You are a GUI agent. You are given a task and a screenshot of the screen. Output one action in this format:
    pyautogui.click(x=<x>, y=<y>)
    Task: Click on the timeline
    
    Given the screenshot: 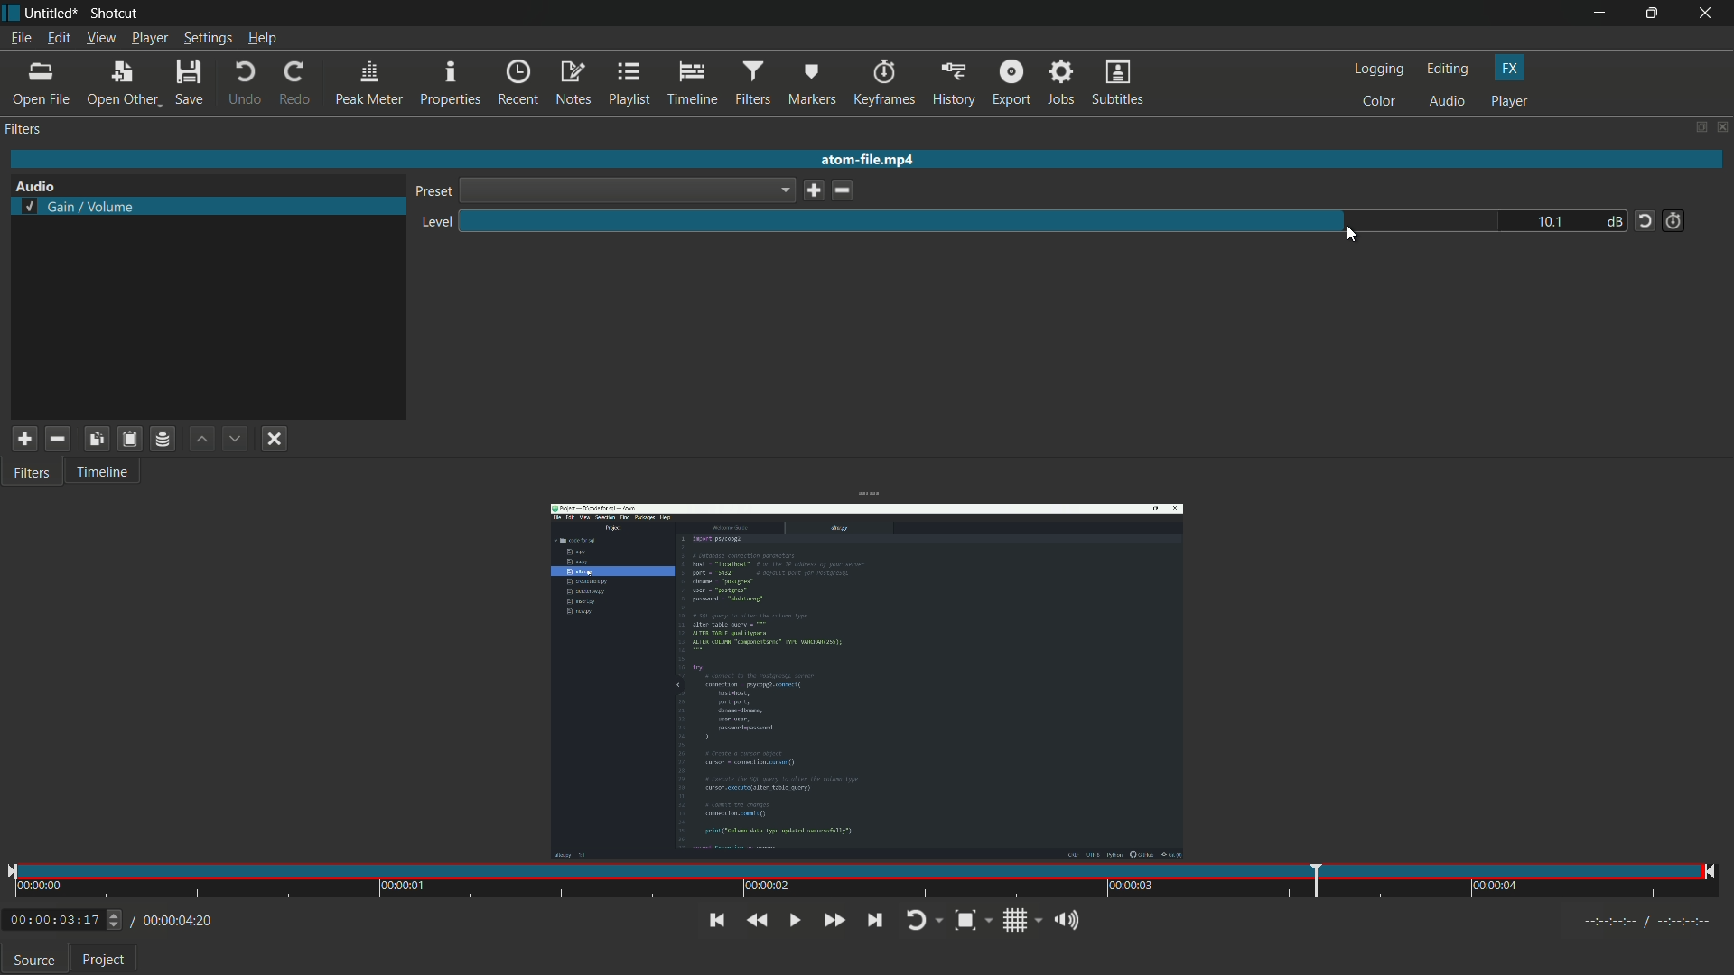 What is the action you would take?
    pyautogui.click(x=691, y=83)
    